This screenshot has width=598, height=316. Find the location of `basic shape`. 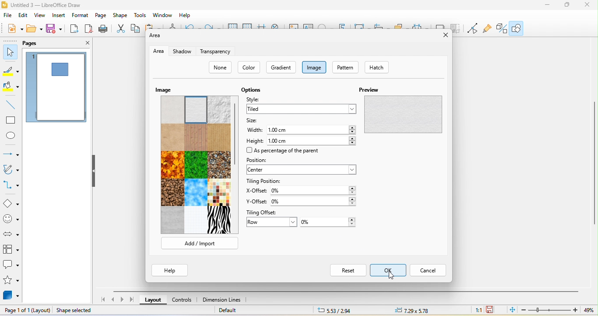

basic shape is located at coordinates (11, 203).